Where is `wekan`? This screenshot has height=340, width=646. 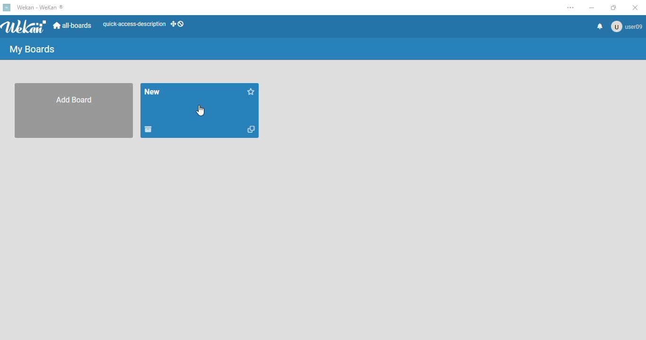
wekan is located at coordinates (25, 25).